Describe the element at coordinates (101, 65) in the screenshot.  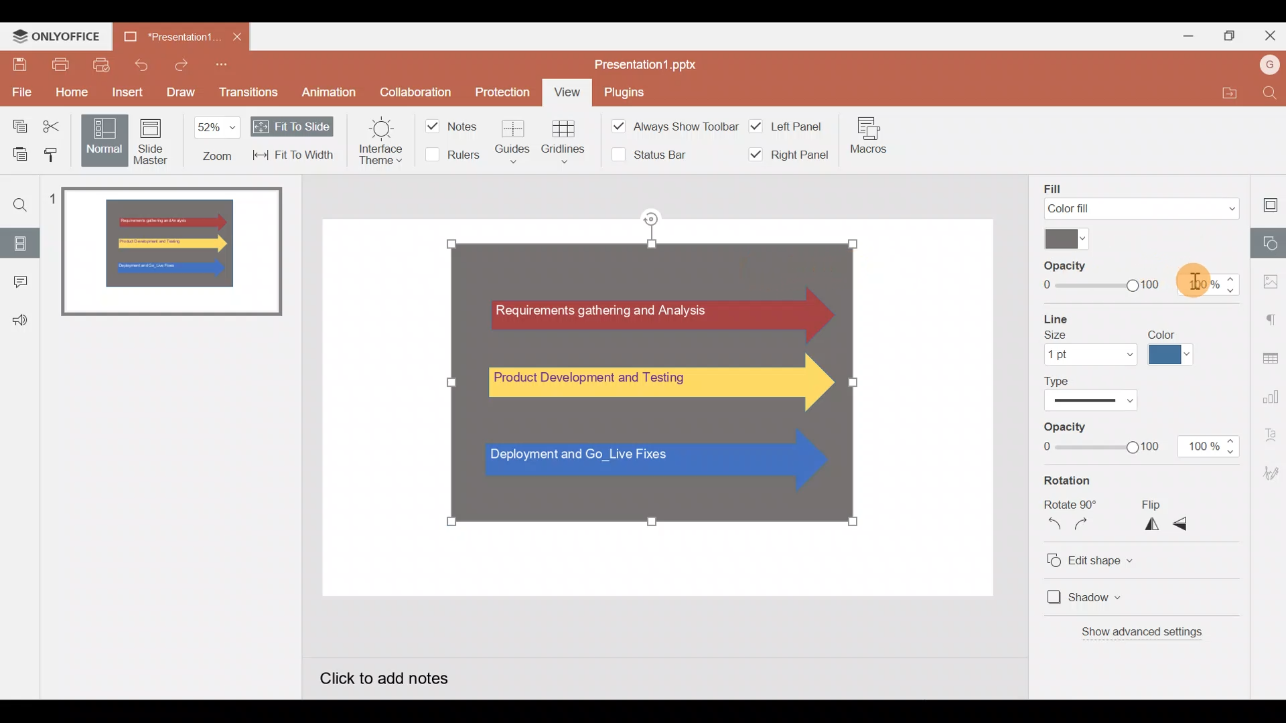
I see `Quick print` at that location.